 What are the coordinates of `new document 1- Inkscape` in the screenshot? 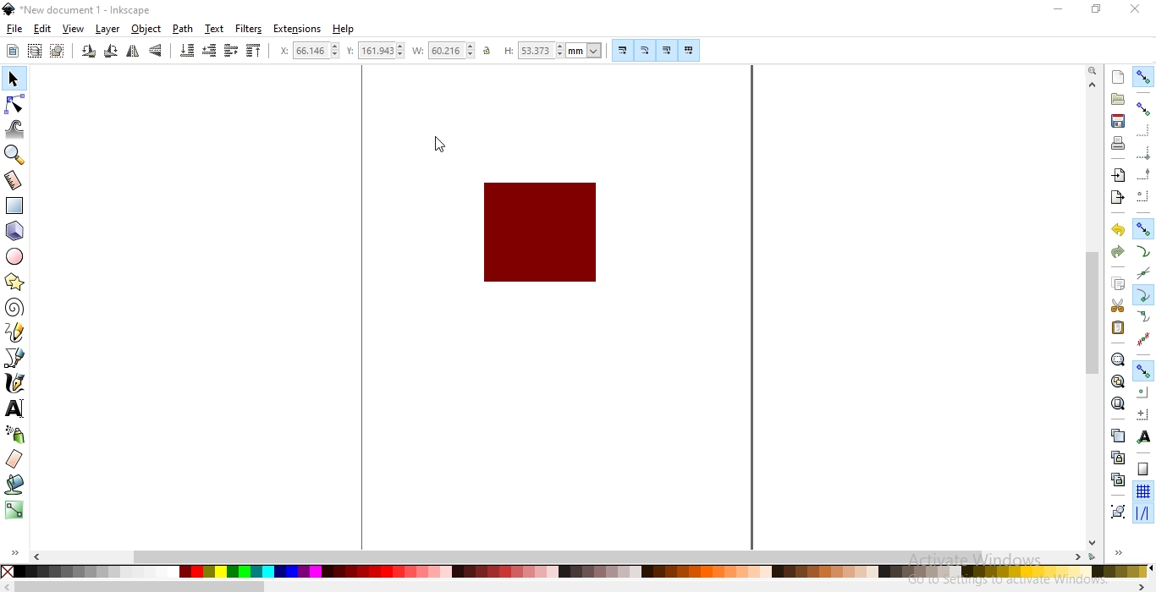 It's located at (83, 10).